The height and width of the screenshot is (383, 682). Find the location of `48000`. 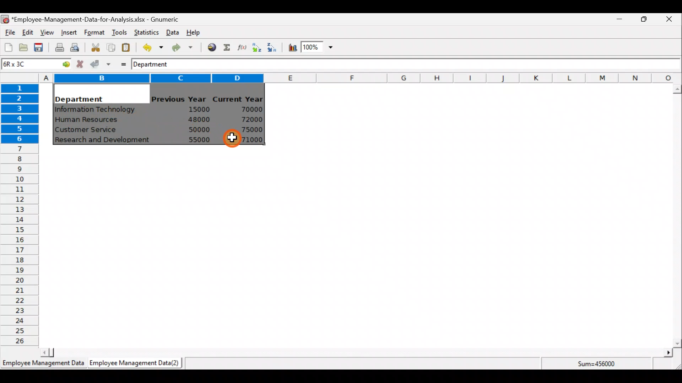

48000 is located at coordinates (199, 120).